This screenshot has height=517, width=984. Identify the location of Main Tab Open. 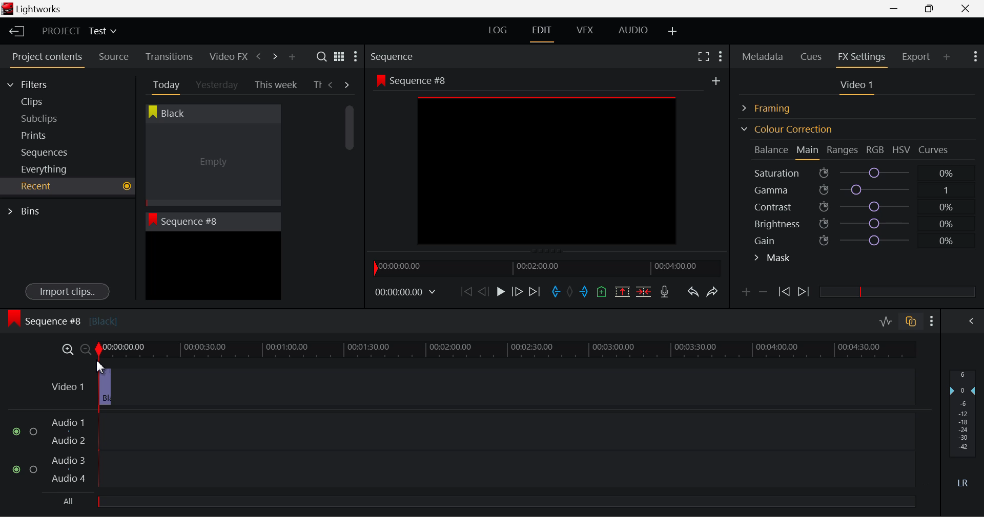
(808, 151).